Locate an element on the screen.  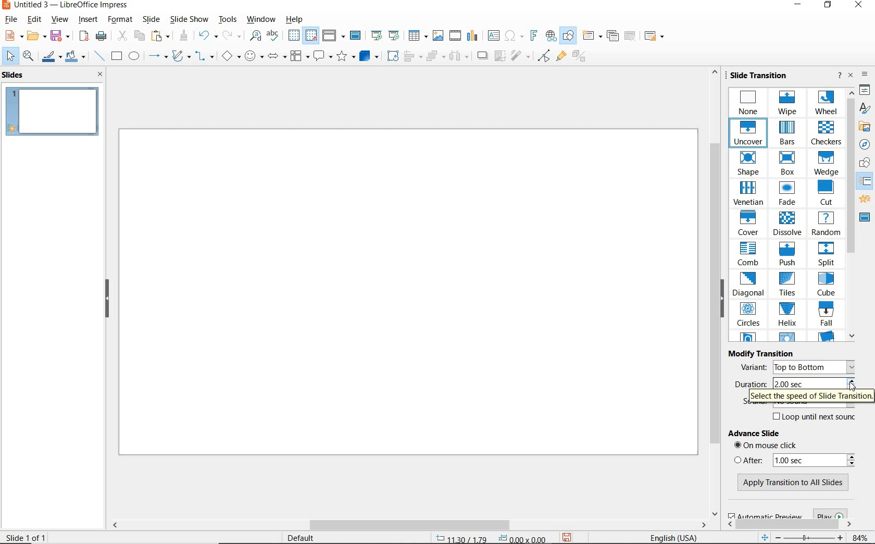
BOX is located at coordinates (787, 165).